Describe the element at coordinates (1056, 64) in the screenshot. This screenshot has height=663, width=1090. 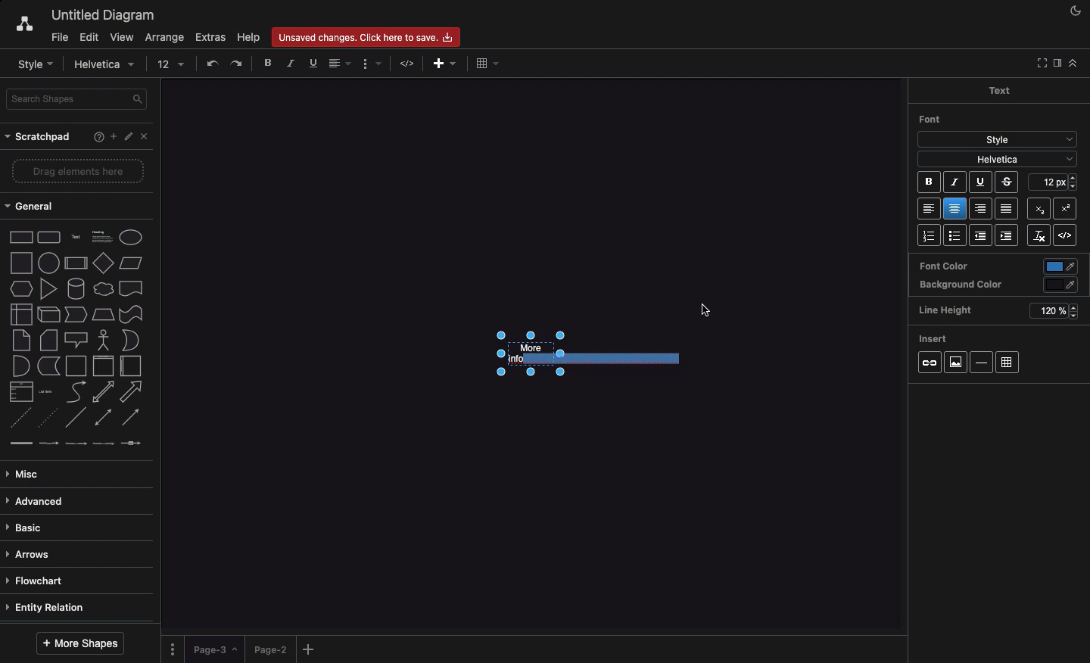
I see `Sidebar` at that location.